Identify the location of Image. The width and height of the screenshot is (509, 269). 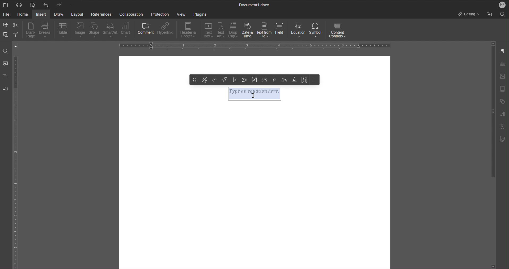
(79, 31).